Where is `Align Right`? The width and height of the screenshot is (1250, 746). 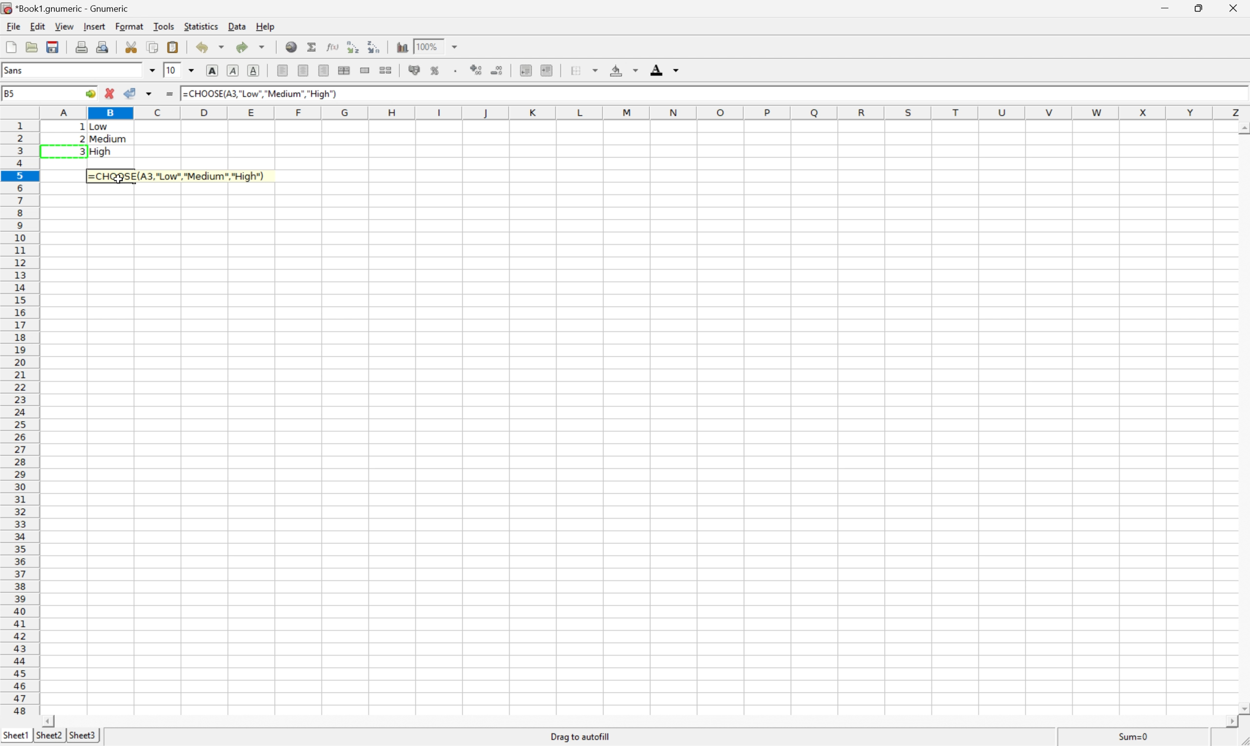
Align Right is located at coordinates (324, 71).